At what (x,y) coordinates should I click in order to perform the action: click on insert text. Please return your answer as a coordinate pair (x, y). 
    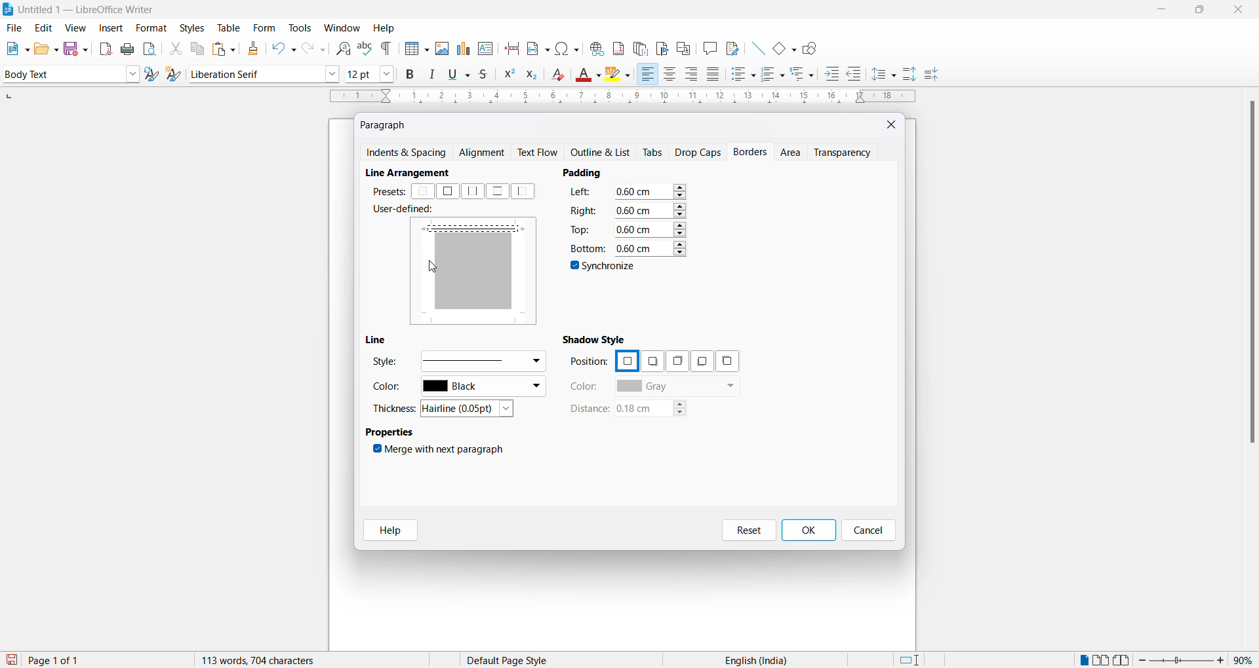
    Looking at the image, I should click on (487, 47).